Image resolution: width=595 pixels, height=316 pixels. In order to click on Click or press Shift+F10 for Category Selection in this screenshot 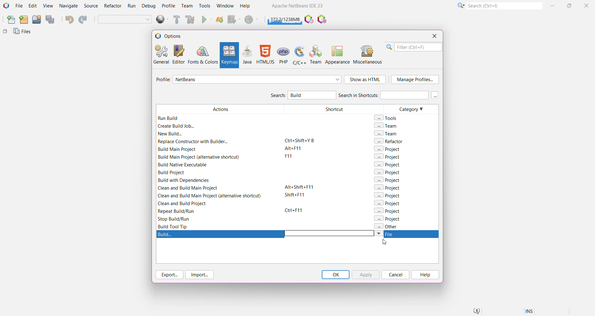, I will do `click(460, 5)`.